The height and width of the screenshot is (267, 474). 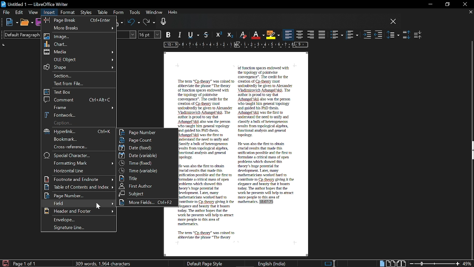 What do you see at coordinates (247, 202) in the screenshot?
I see `mathematics` at bounding box center [247, 202].